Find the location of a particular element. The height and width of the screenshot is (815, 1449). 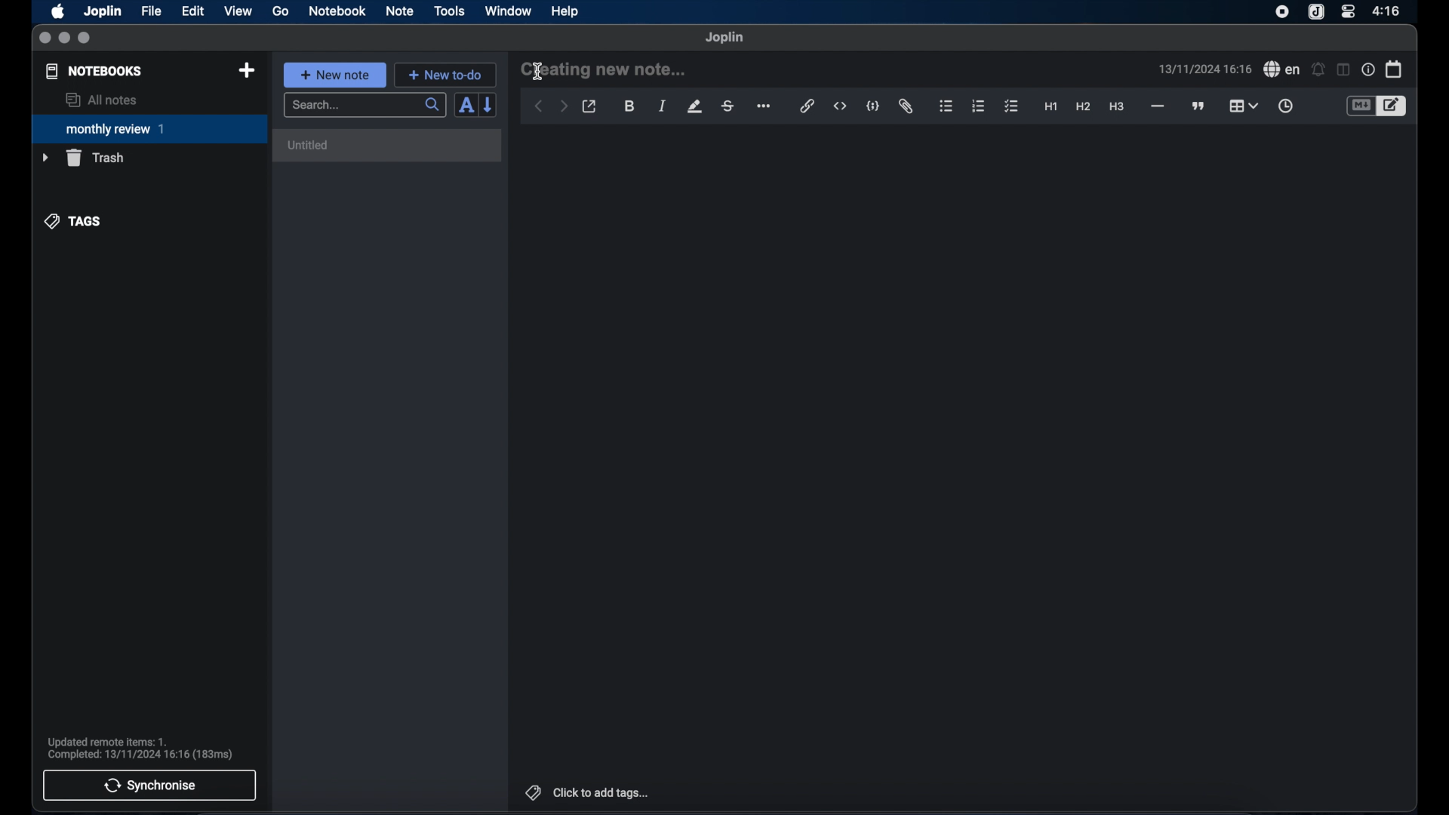

apple icon is located at coordinates (57, 11).